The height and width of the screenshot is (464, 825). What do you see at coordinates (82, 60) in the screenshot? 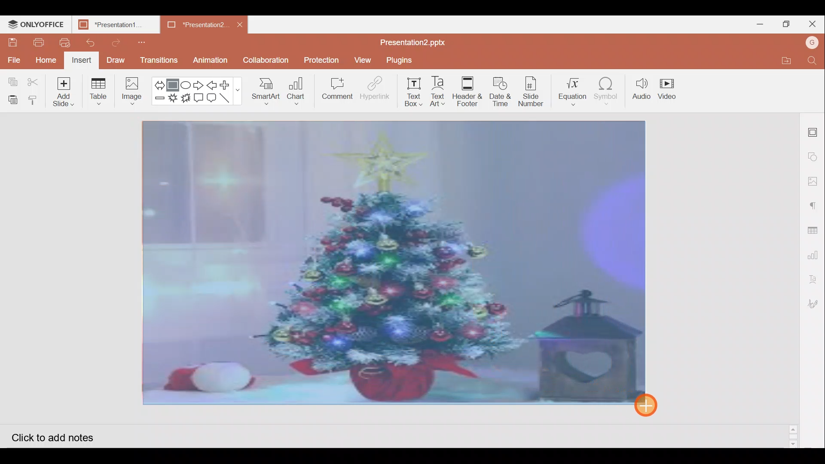
I see `Insert` at bounding box center [82, 60].